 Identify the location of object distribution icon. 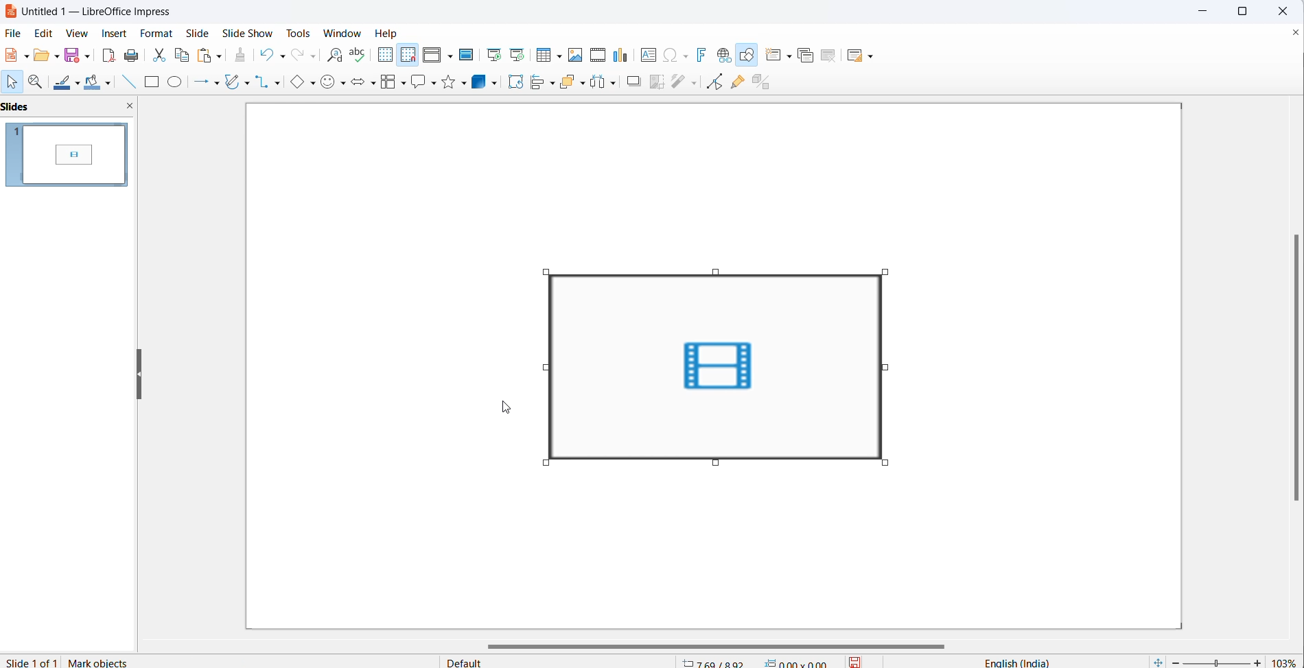
(605, 84).